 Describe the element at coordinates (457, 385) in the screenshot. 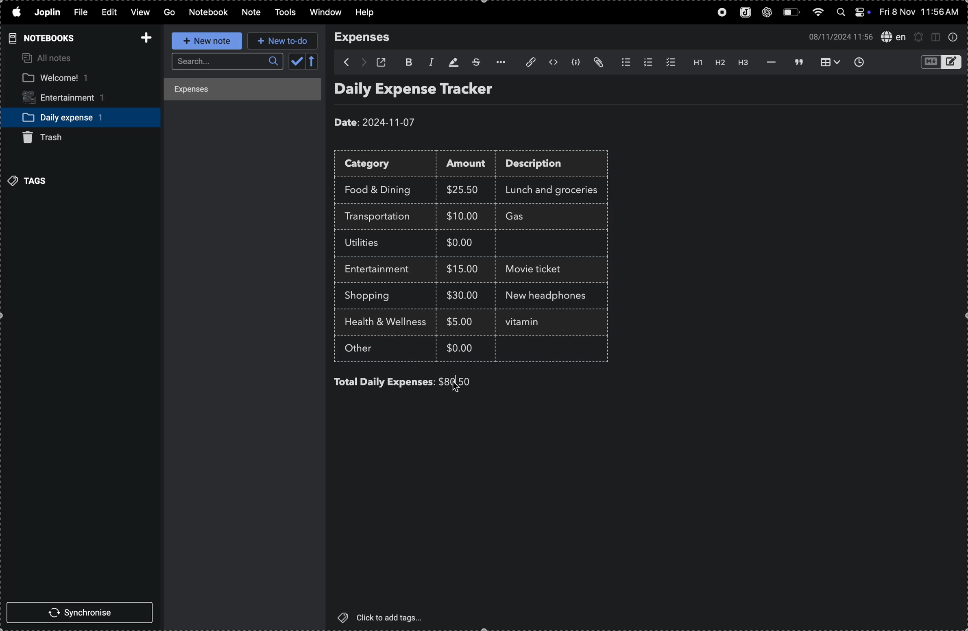

I see `cursor` at that location.